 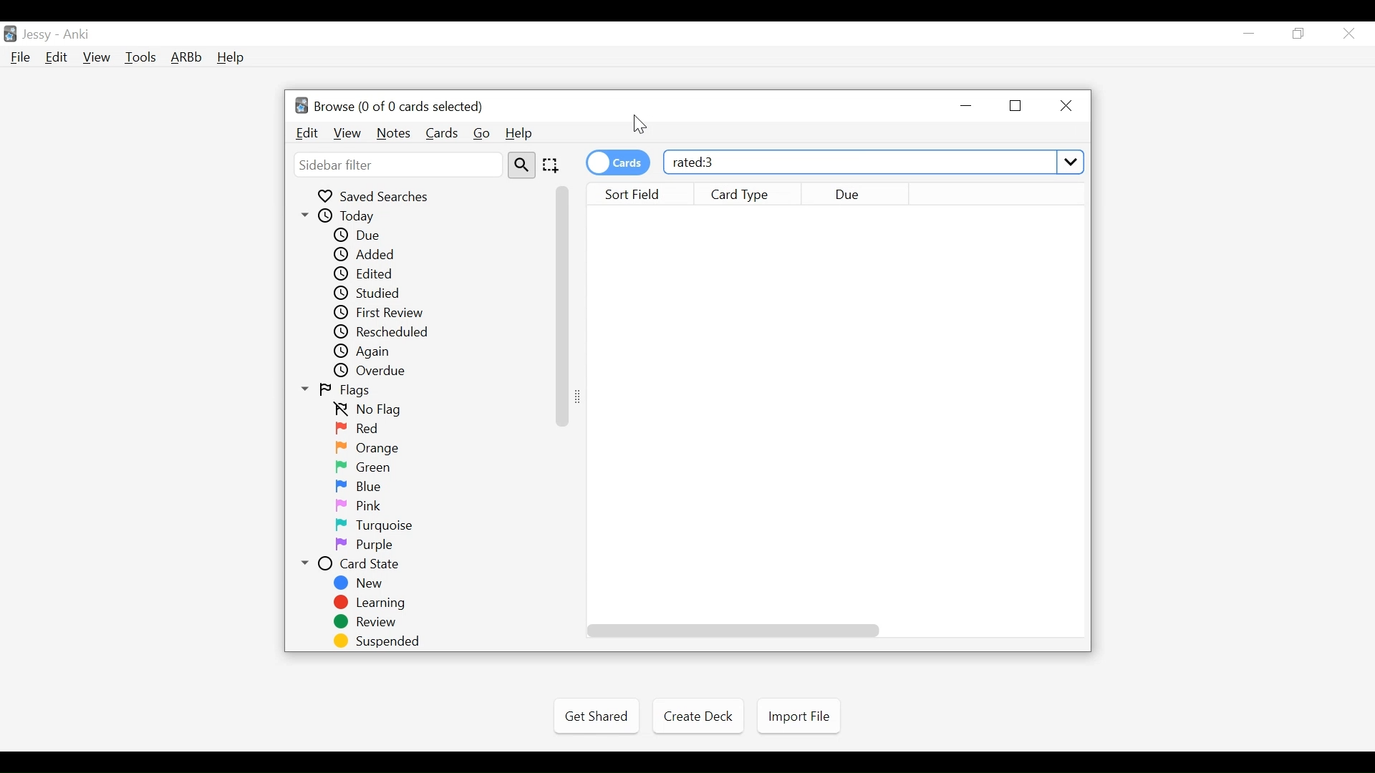 What do you see at coordinates (10, 34) in the screenshot?
I see `Anki Desktop Icon` at bounding box center [10, 34].